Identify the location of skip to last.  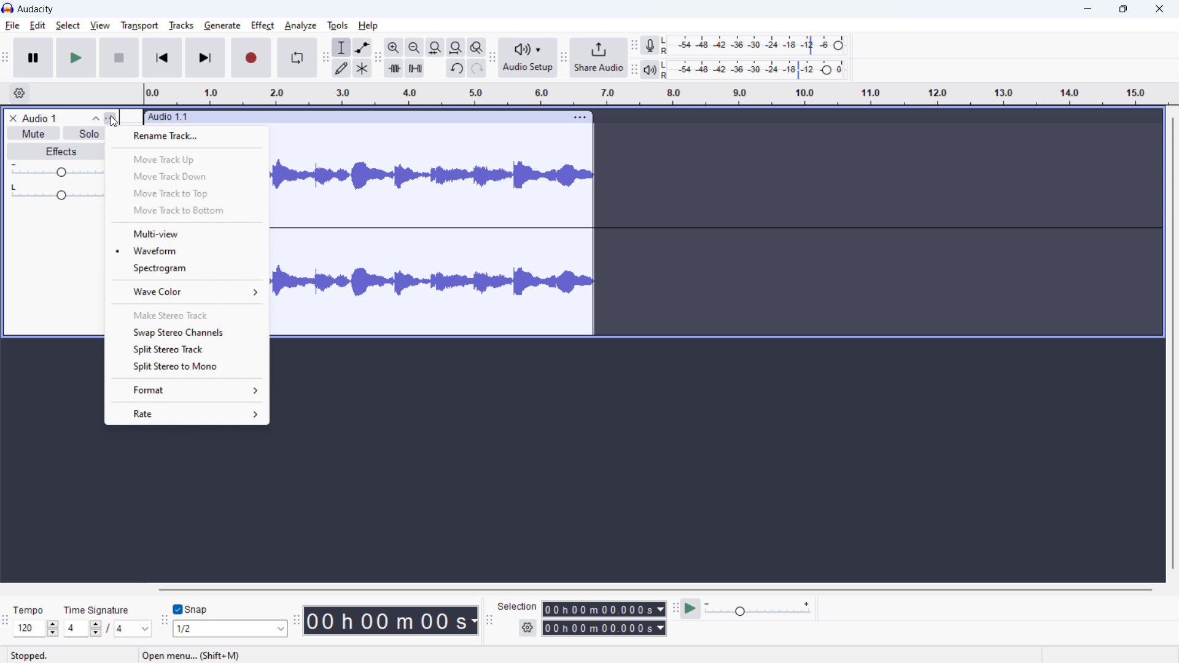
(206, 58).